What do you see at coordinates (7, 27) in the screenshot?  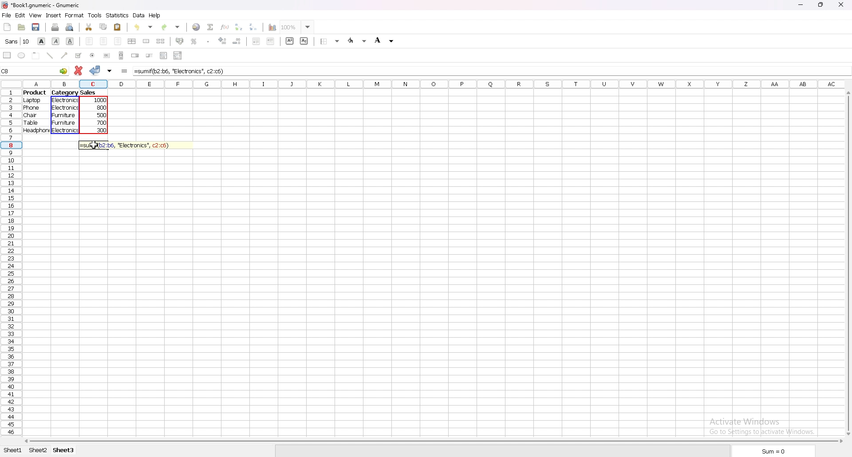 I see `new` at bounding box center [7, 27].